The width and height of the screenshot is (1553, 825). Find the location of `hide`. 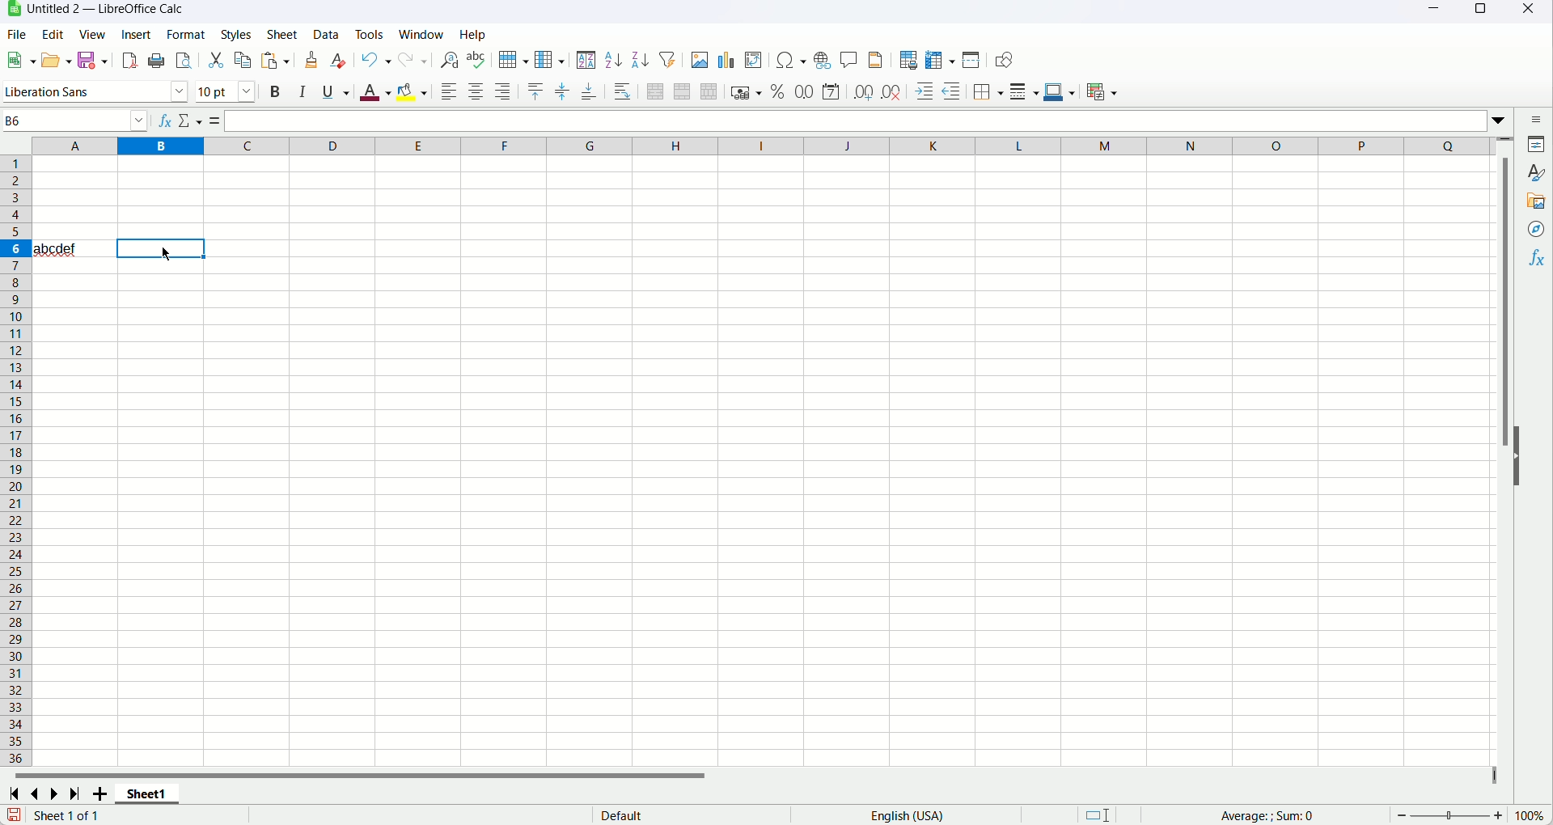

hide is located at coordinates (1519, 458).